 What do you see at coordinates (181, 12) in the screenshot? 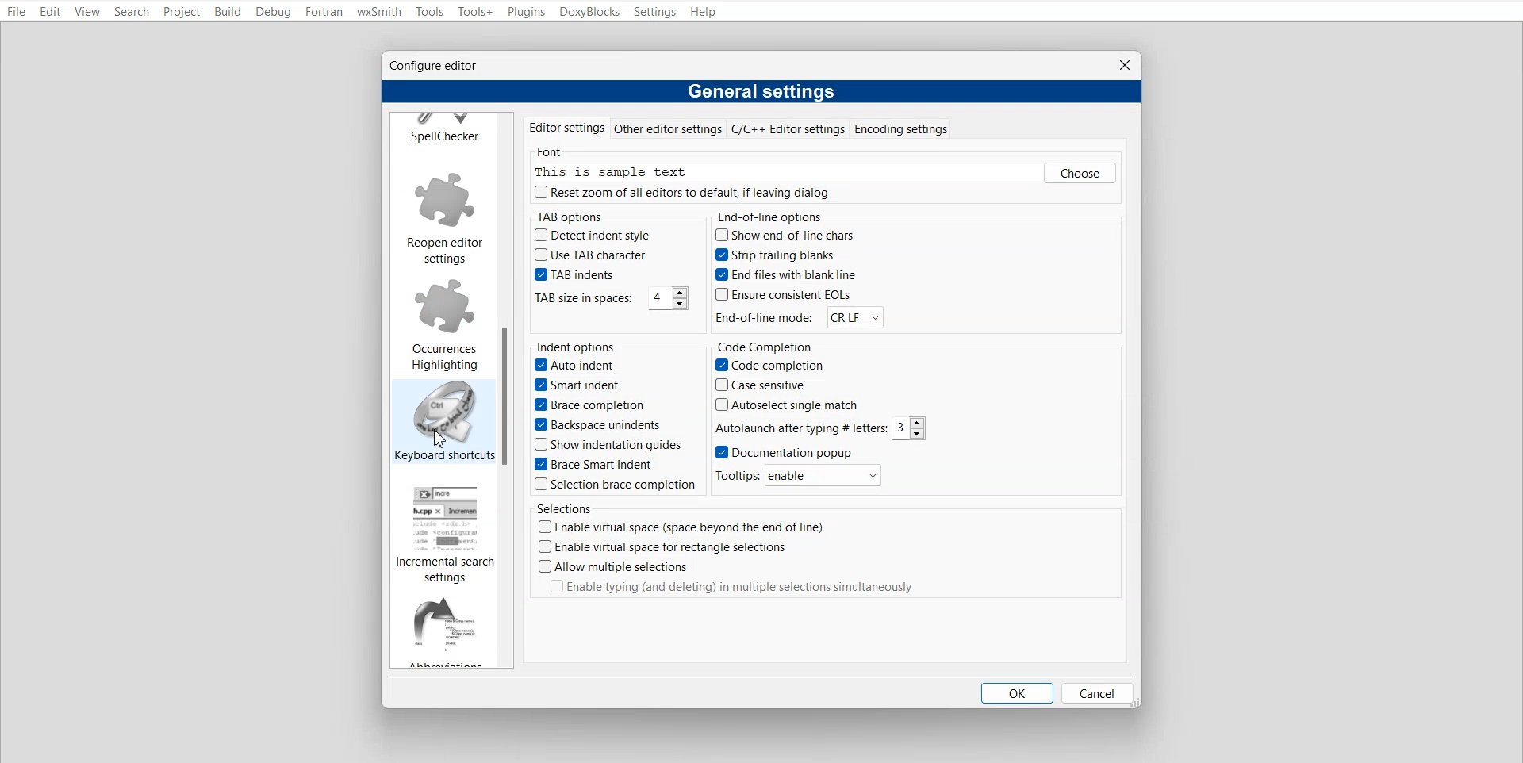
I see `Project` at bounding box center [181, 12].